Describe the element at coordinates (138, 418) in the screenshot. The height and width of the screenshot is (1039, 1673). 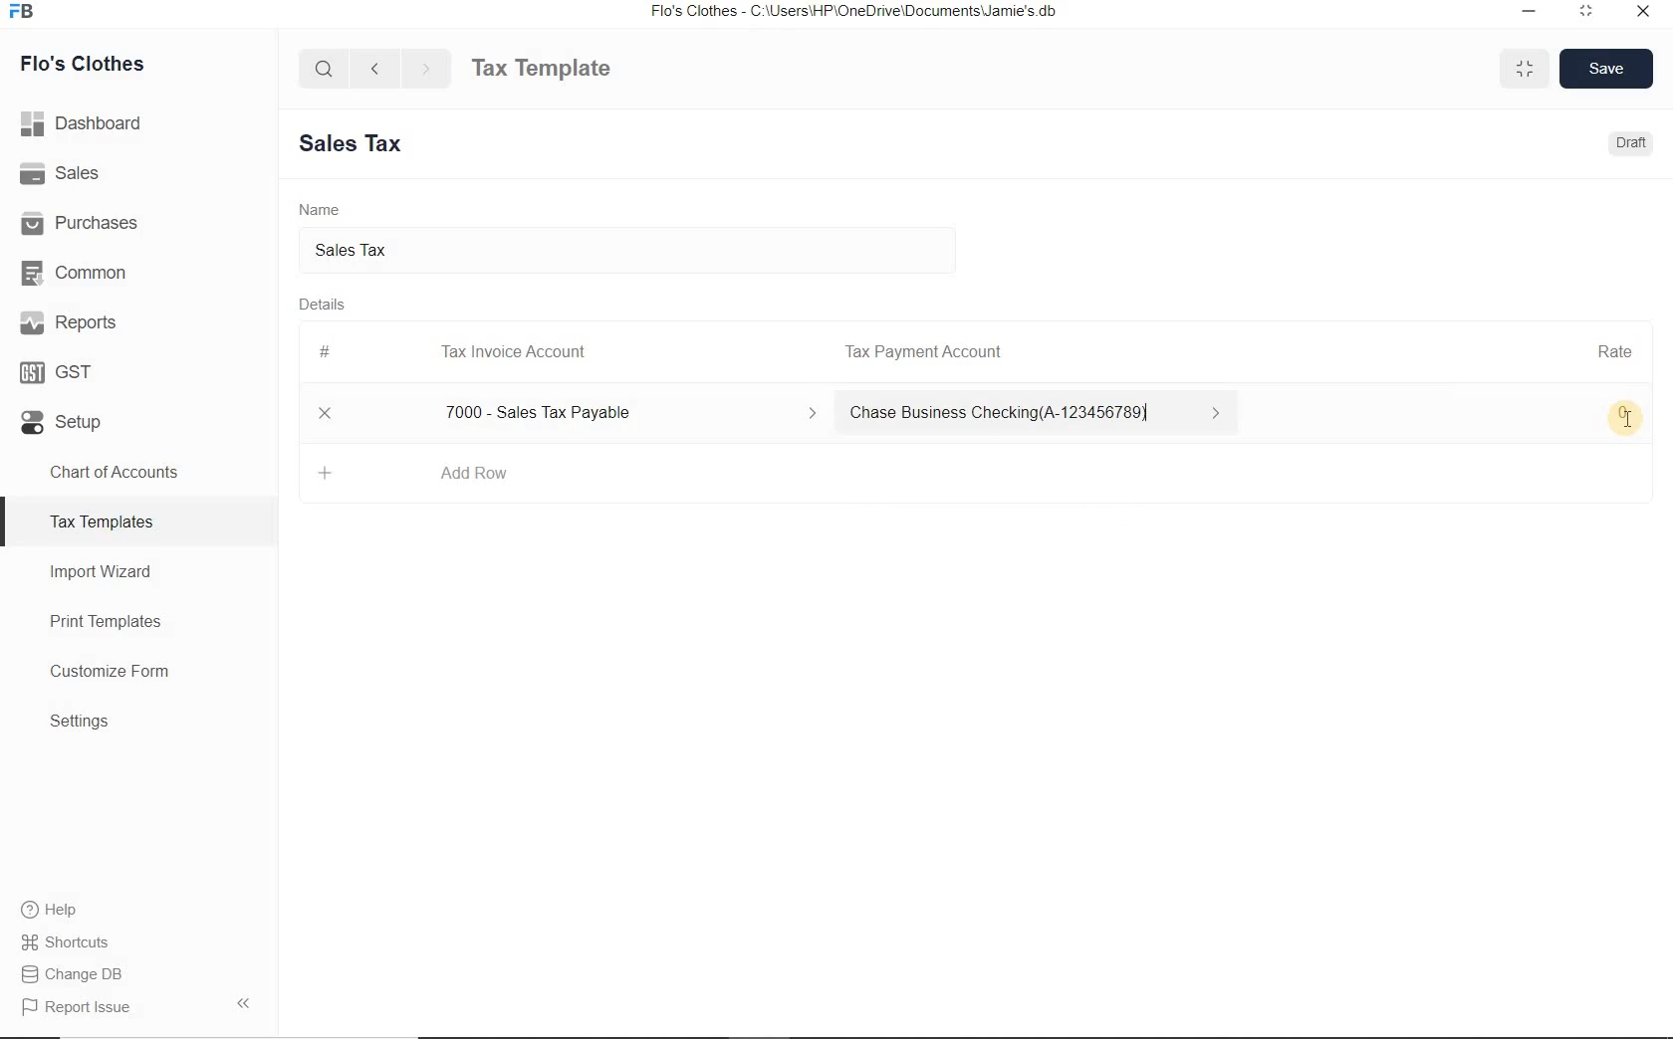
I see `Setup` at that location.